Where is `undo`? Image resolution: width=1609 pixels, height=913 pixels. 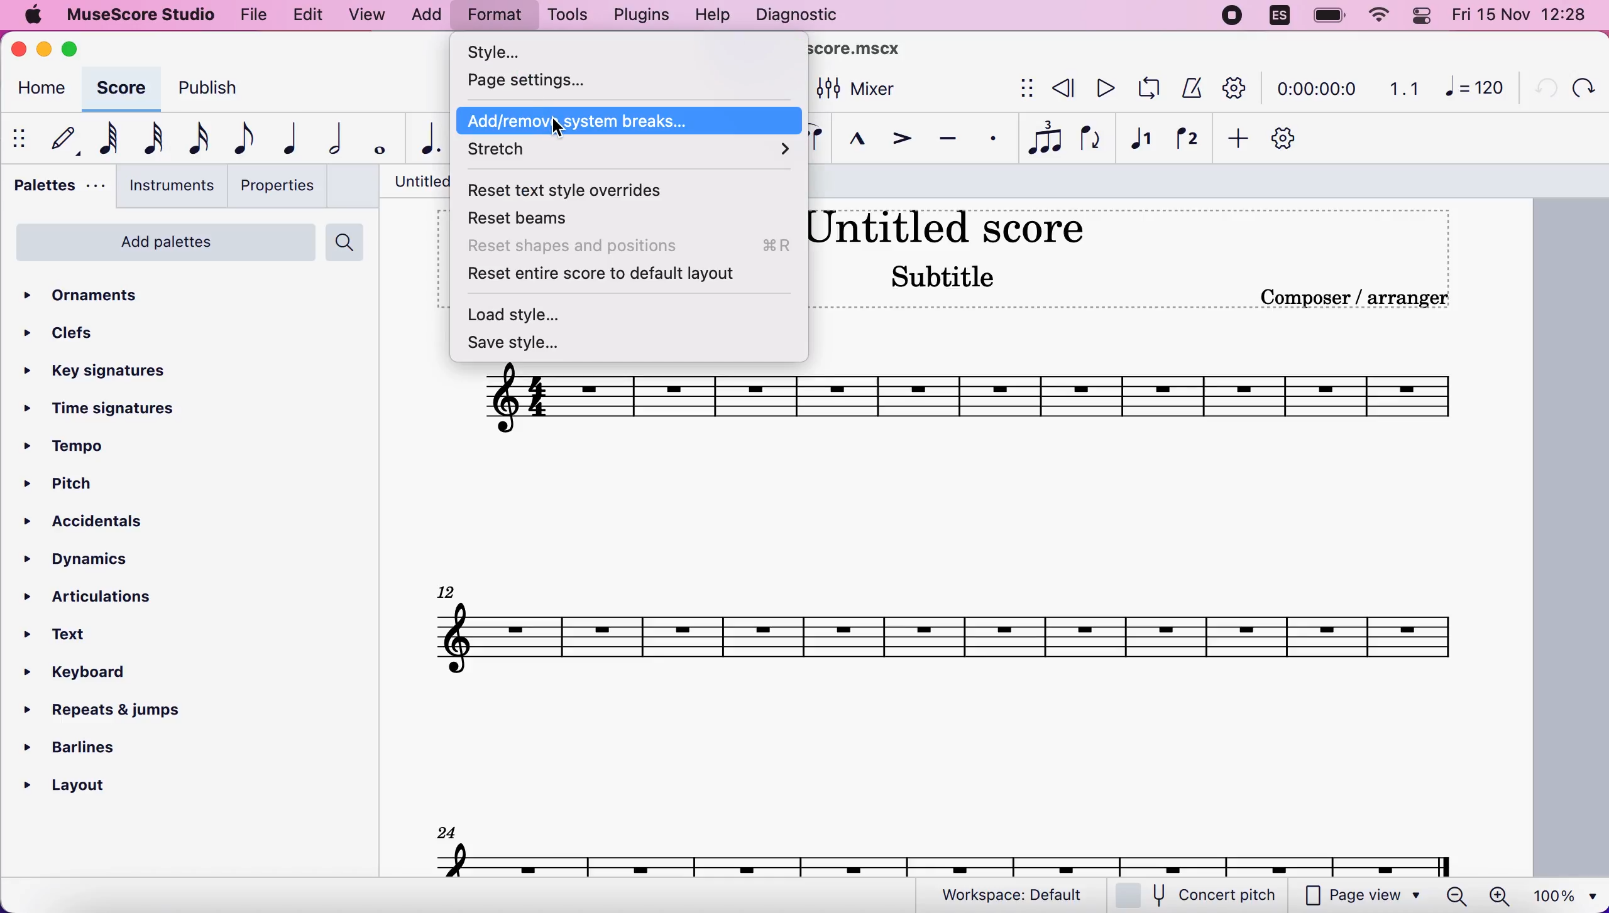
undo is located at coordinates (1540, 86).